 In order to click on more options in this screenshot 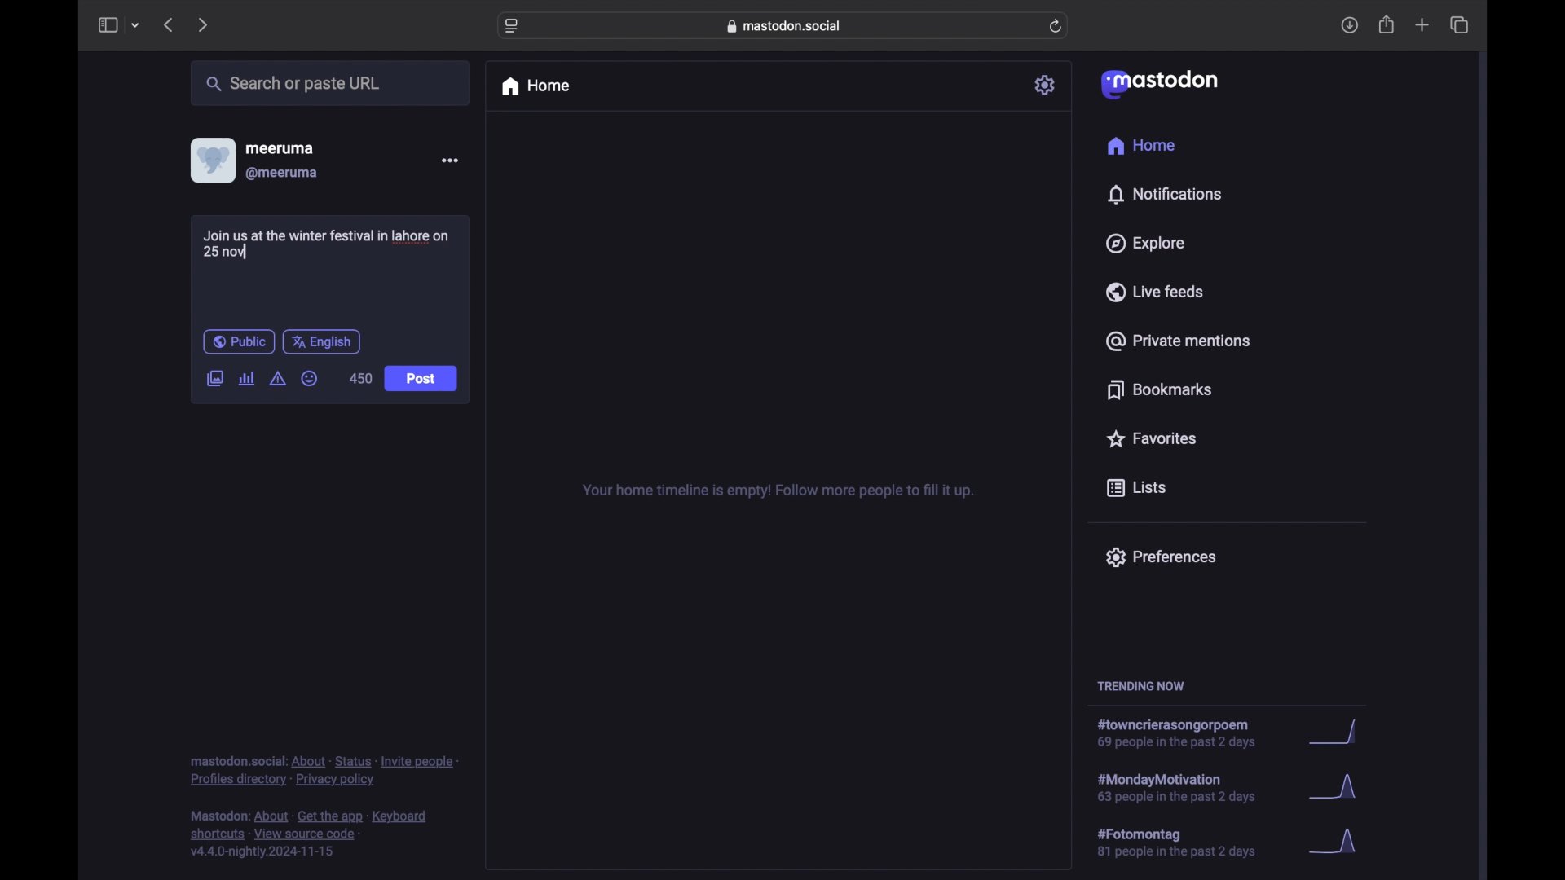, I will do `click(450, 161)`.